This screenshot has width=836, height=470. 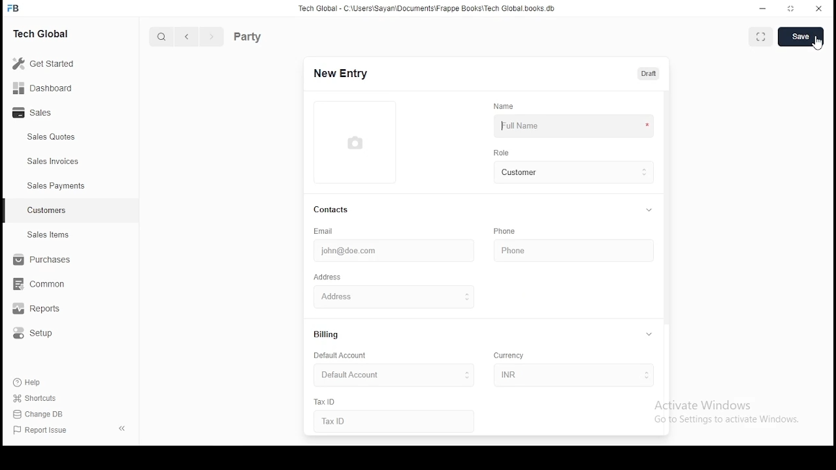 I want to click on role, so click(x=500, y=153).